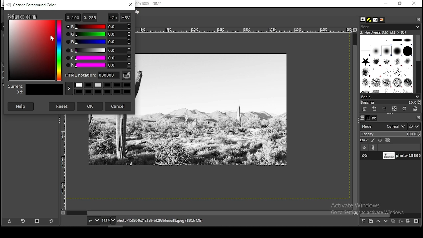  I want to click on merge layer, so click(401, 221).